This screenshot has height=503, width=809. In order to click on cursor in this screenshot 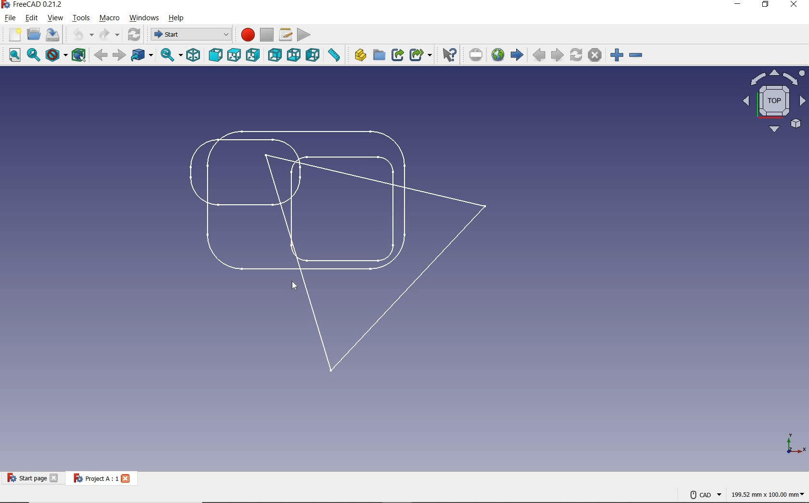, I will do `click(295, 285)`.